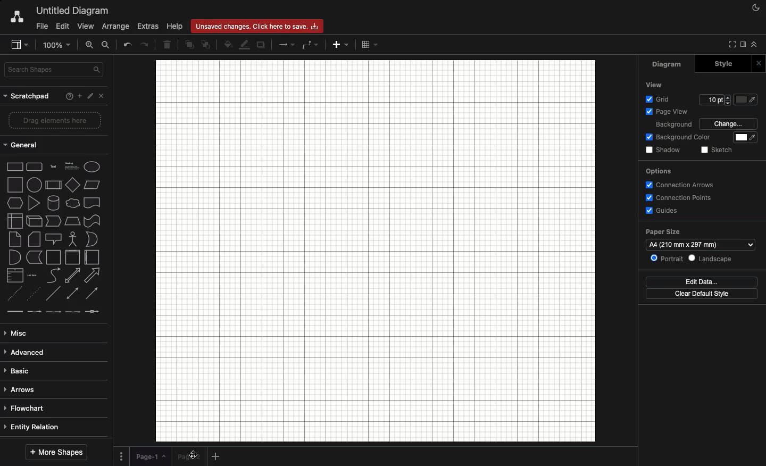 Image resolution: width=766 pixels, height=466 pixels. I want to click on color picker, so click(743, 137).